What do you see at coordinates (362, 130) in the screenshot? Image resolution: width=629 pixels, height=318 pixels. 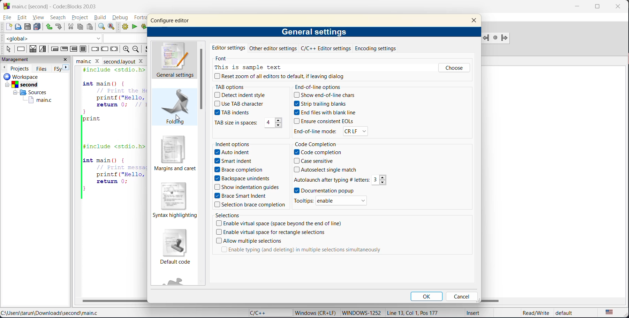 I see `CRLF` at bounding box center [362, 130].